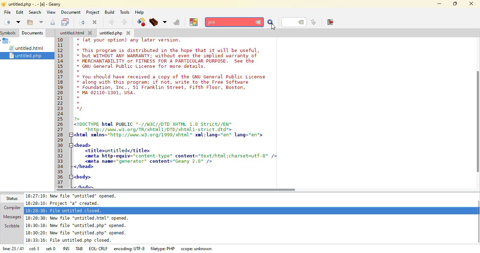  What do you see at coordinates (66, 22) in the screenshot?
I see `save` at bounding box center [66, 22].